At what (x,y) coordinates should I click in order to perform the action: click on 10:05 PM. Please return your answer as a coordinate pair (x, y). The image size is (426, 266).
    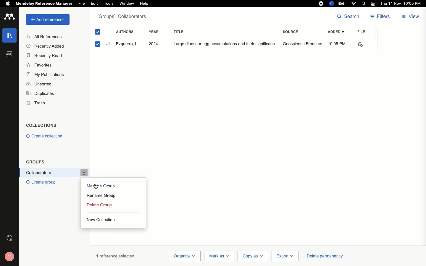
    Looking at the image, I should click on (338, 44).